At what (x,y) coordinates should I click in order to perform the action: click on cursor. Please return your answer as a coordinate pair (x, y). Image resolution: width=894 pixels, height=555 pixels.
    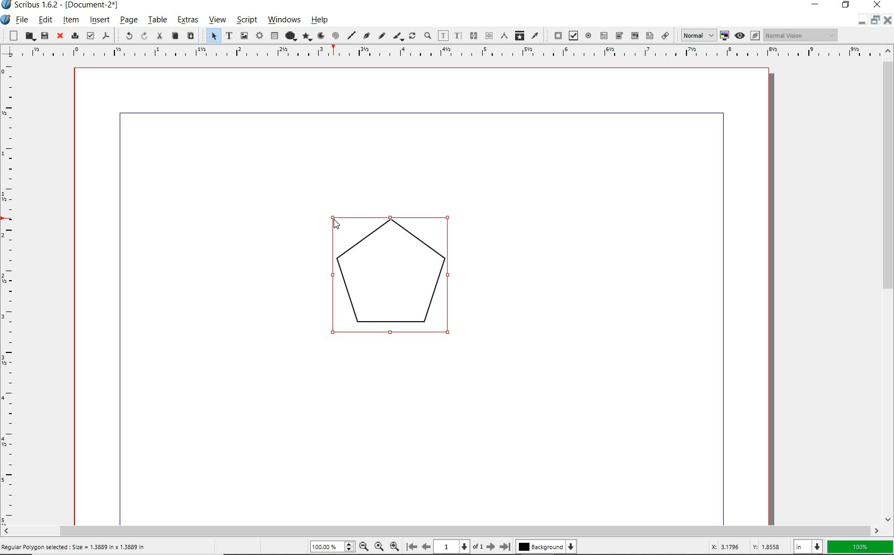
    Looking at the image, I should click on (336, 223).